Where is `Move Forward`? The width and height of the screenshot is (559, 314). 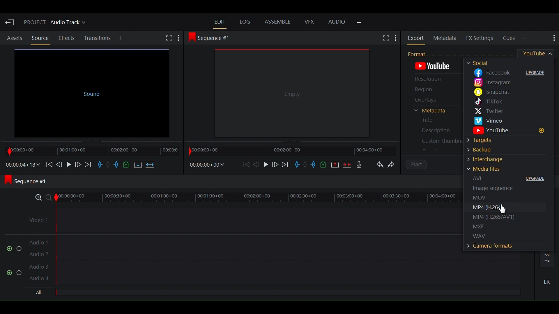 Move Forward is located at coordinates (89, 164).